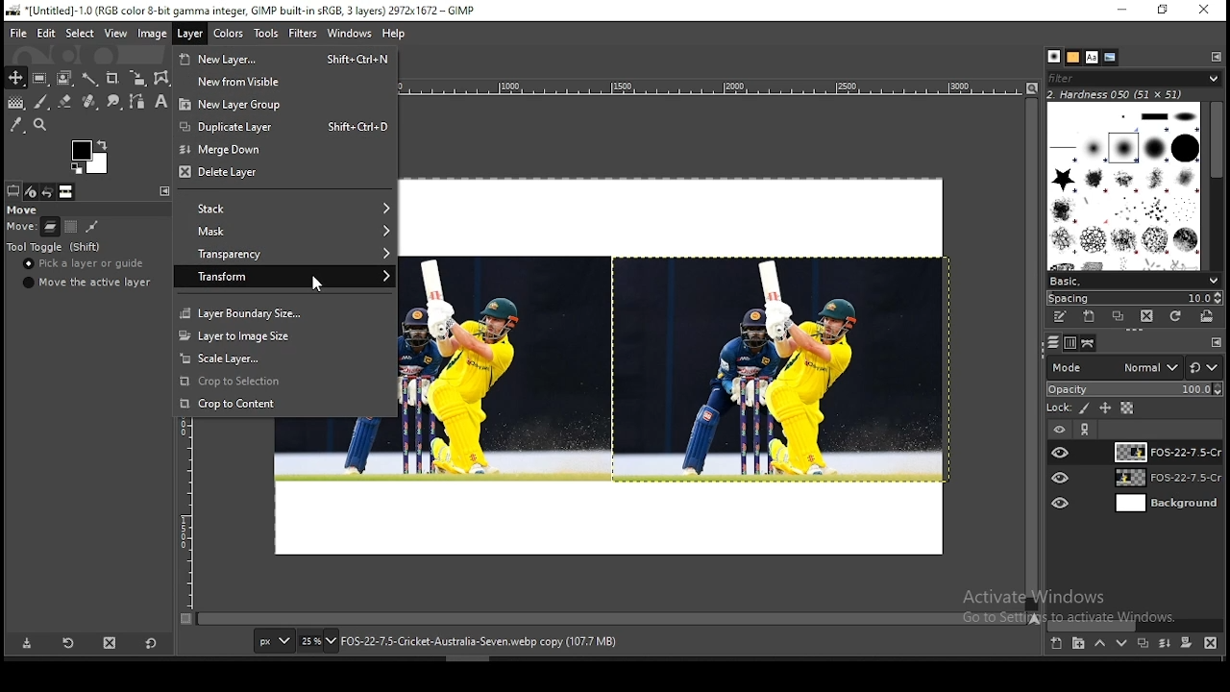  I want to click on text, so click(468, 642).